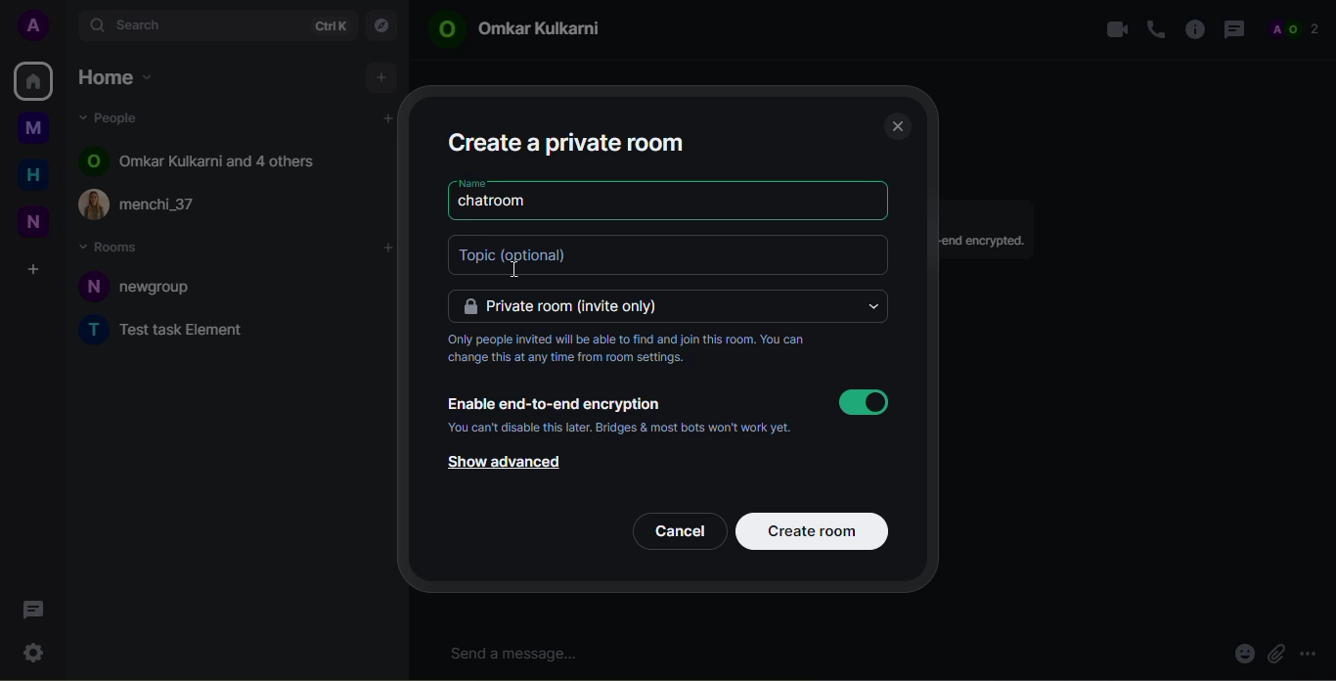  Describe the element at coordinates (33, 223) in the screenshot. I see `new` at that location.